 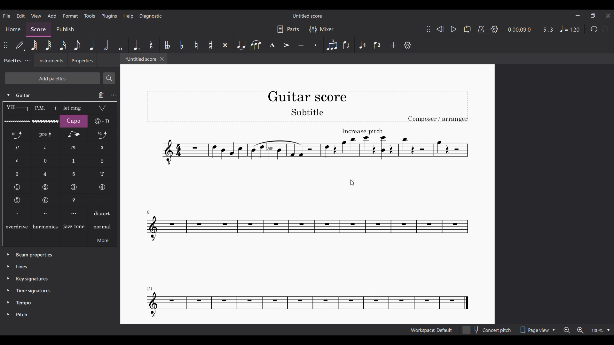 I want to click on String tunings, so click(x=103, y=121).